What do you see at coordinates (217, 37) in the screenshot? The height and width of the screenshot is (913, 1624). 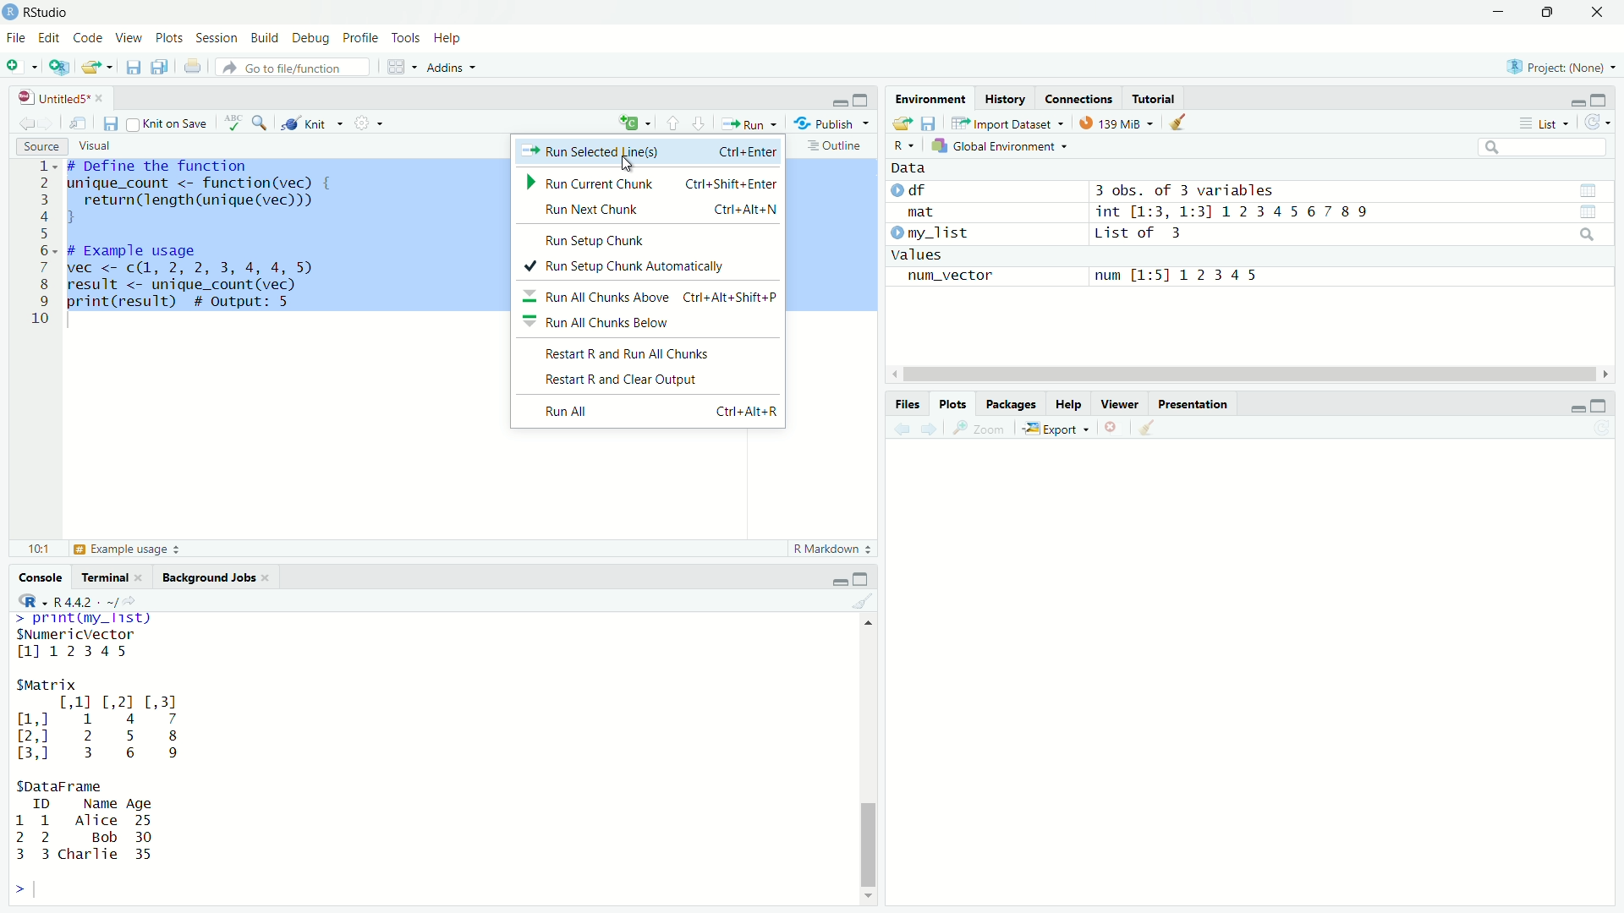 I see `Session` at bounding box center [217, 37].